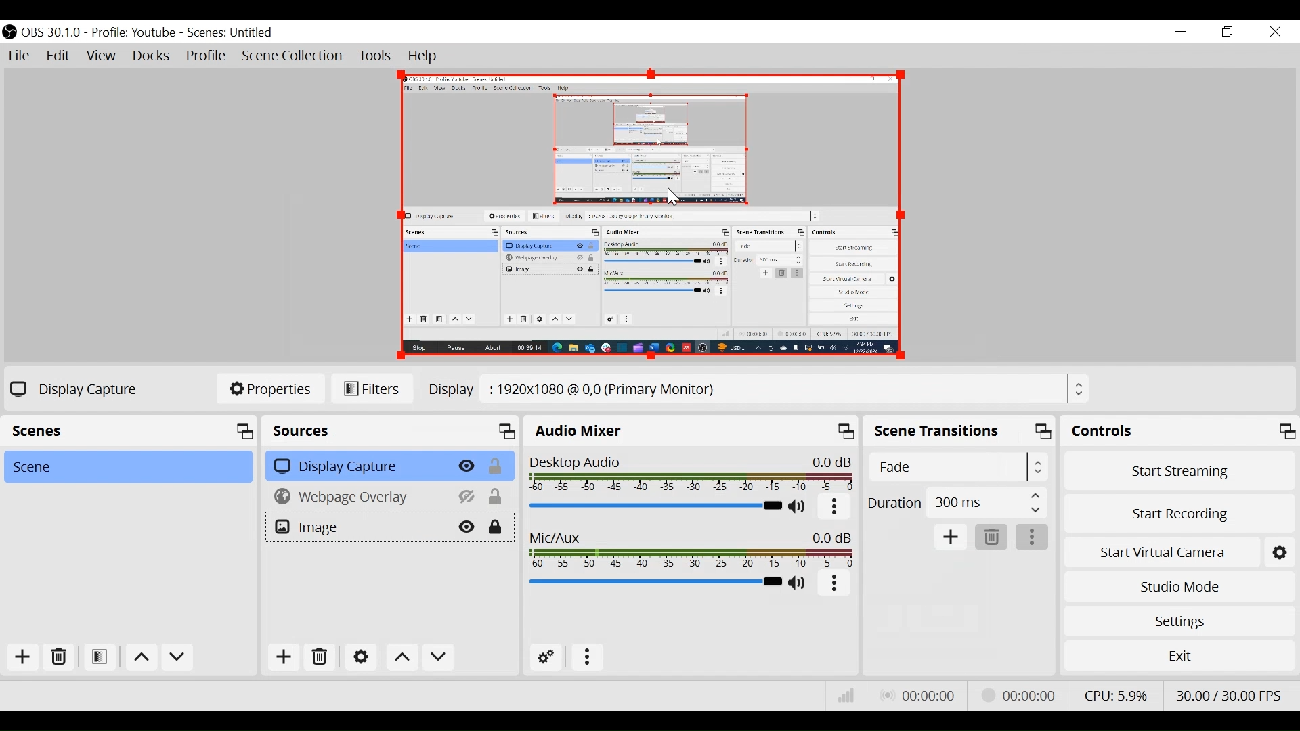 Image resolution: width=1300 pixels, height=731 pixels. What do you see at coordinates (466, 467) in the screenshot?
I see `Hide/Display` at bounding box center [466, 467].